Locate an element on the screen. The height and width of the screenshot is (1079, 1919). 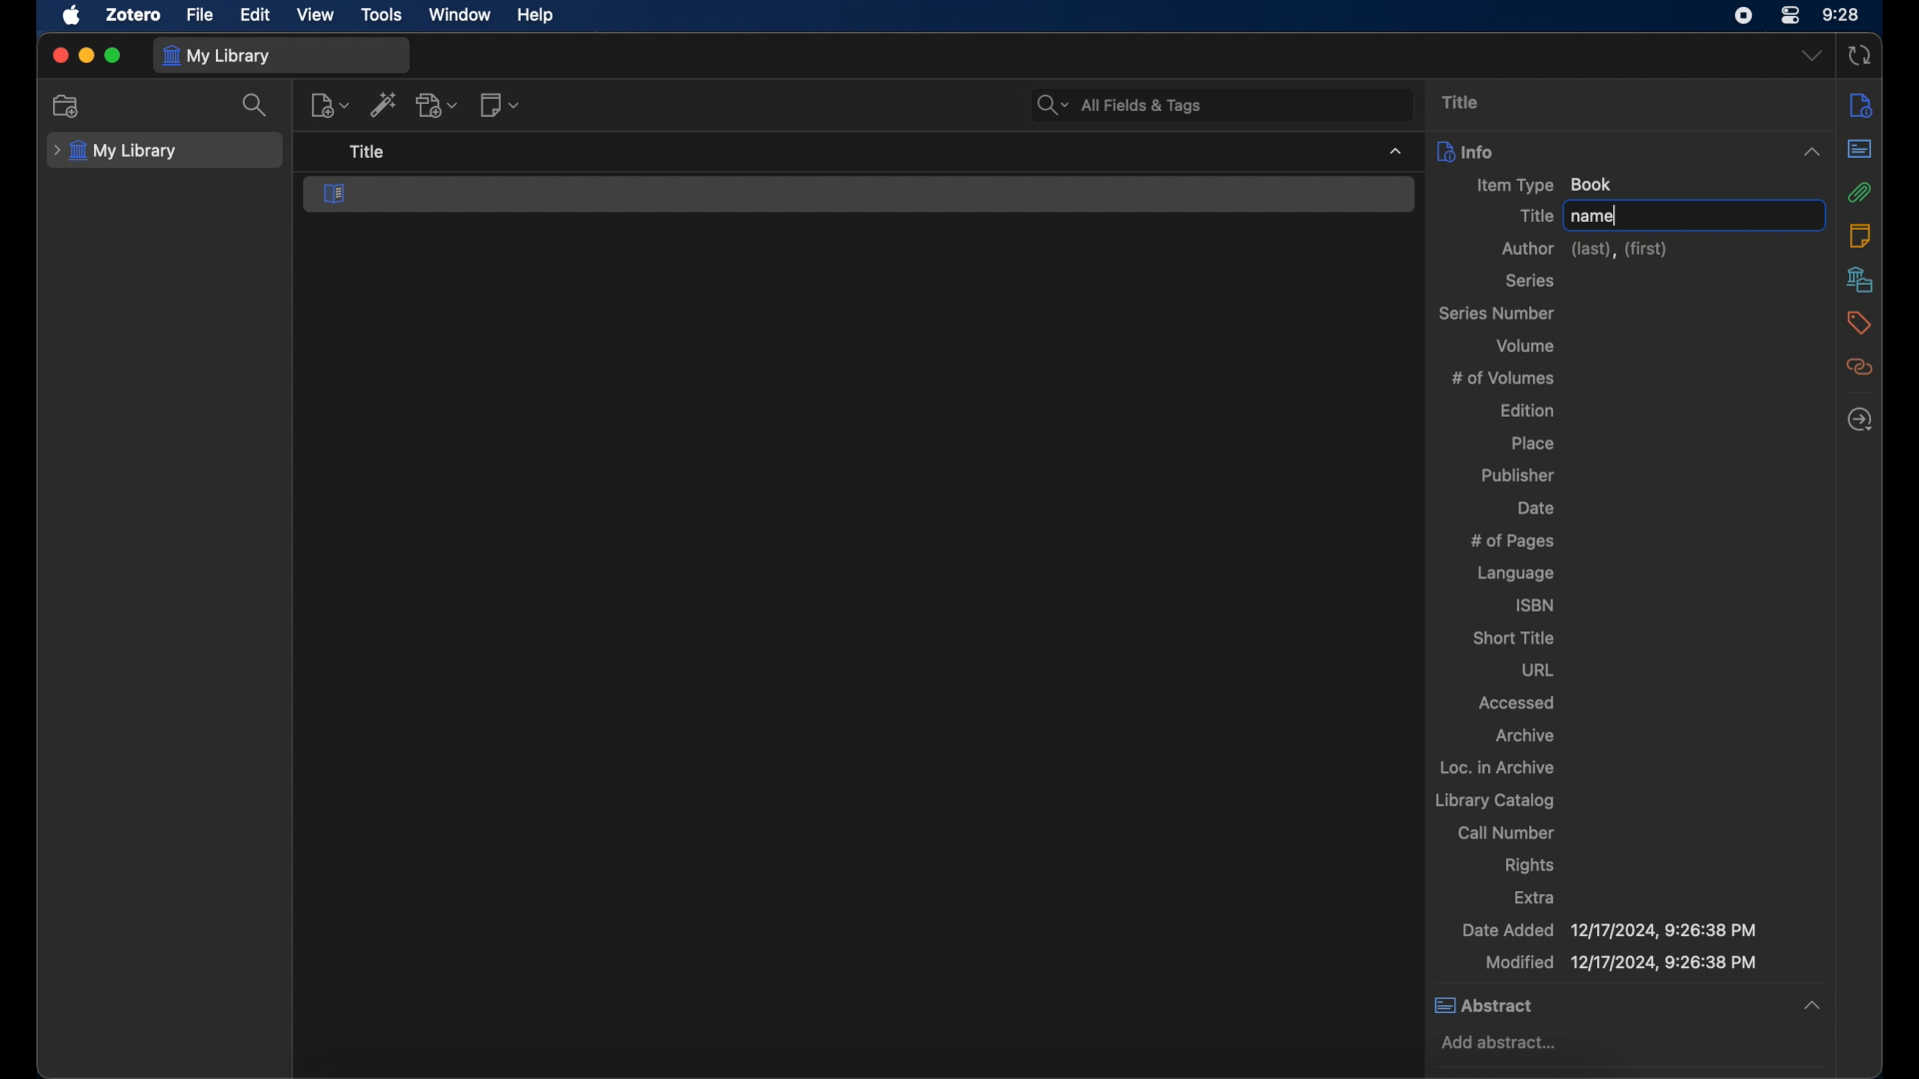
name is located at coordinates (1597, 216).